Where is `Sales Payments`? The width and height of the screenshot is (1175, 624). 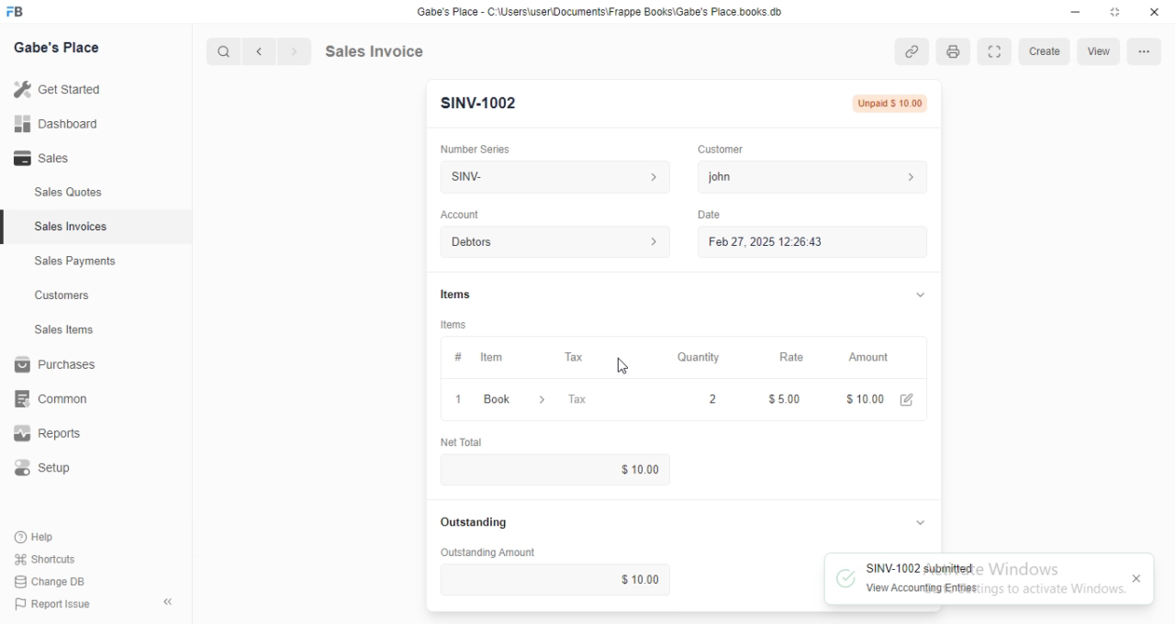 Sales Payments is located at coordinates (75, 262).